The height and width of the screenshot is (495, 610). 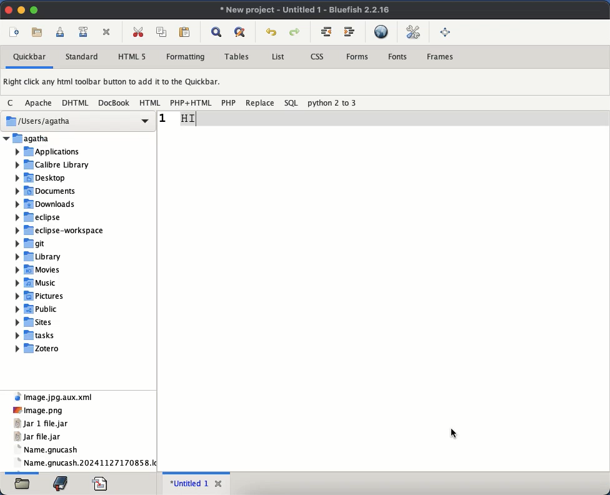 What do you see at coordinates (35, 9) in the screenshot?
I see `maximize` at bounding box center [35, 9].